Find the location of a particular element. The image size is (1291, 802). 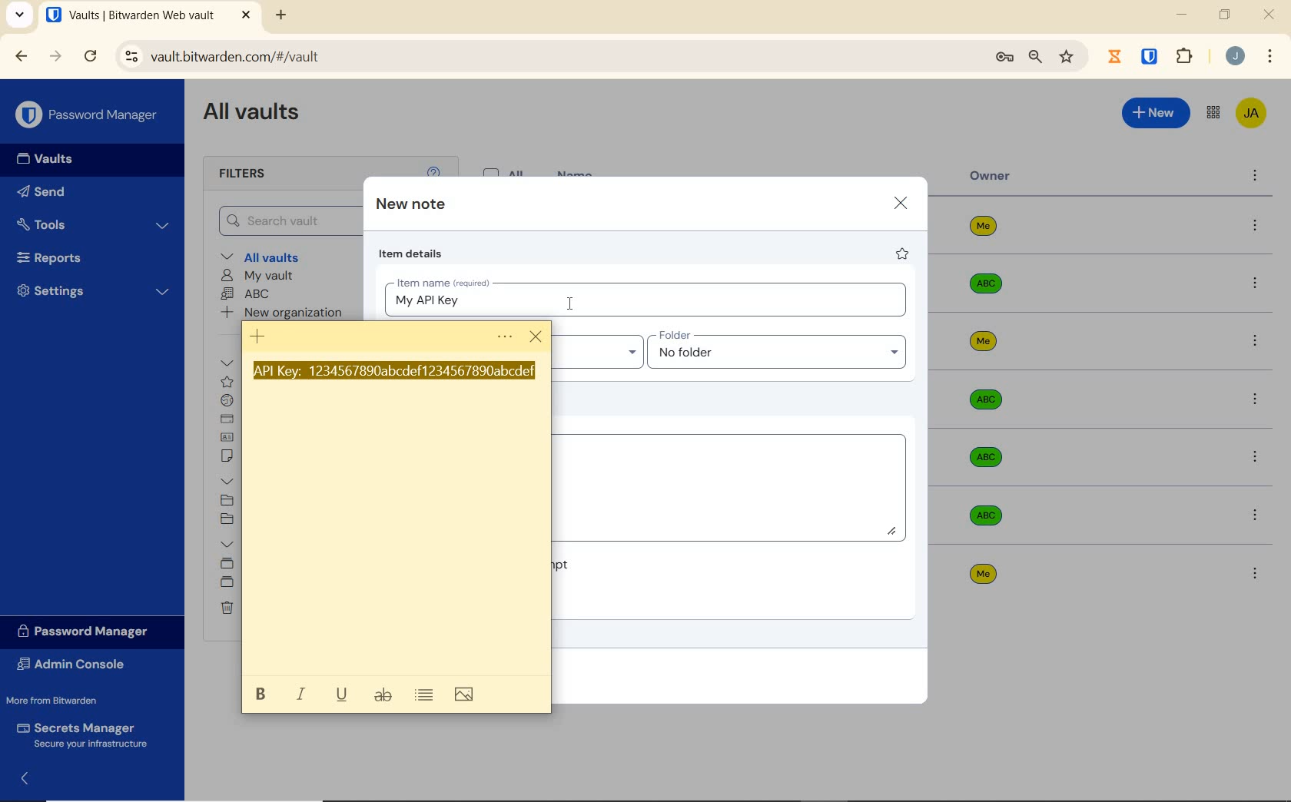

Trash is located at coordinates (225, 609).